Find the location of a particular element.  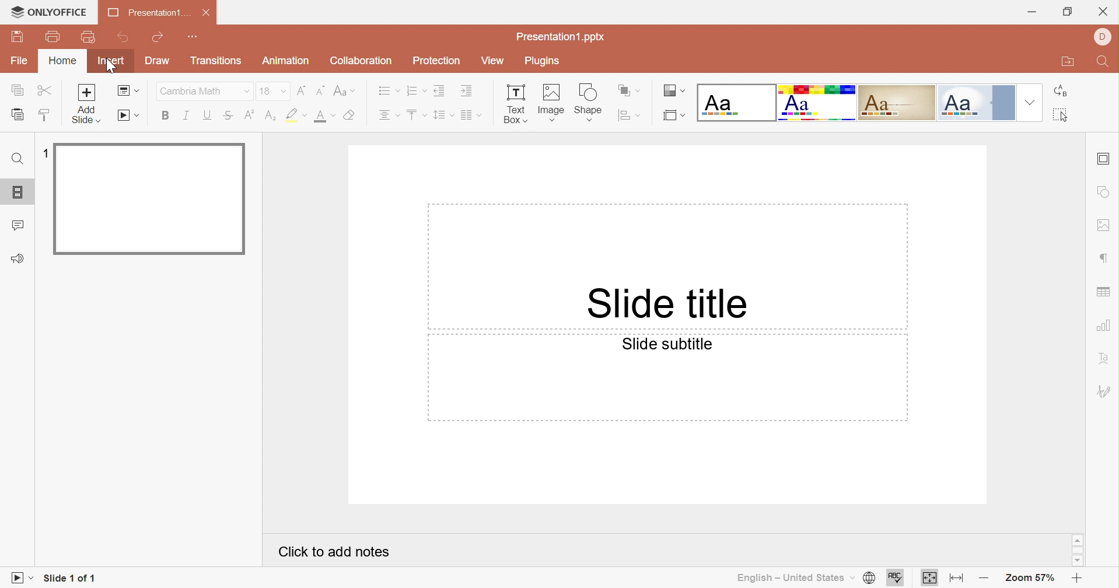

Close is located at coordinates (1103, 11).